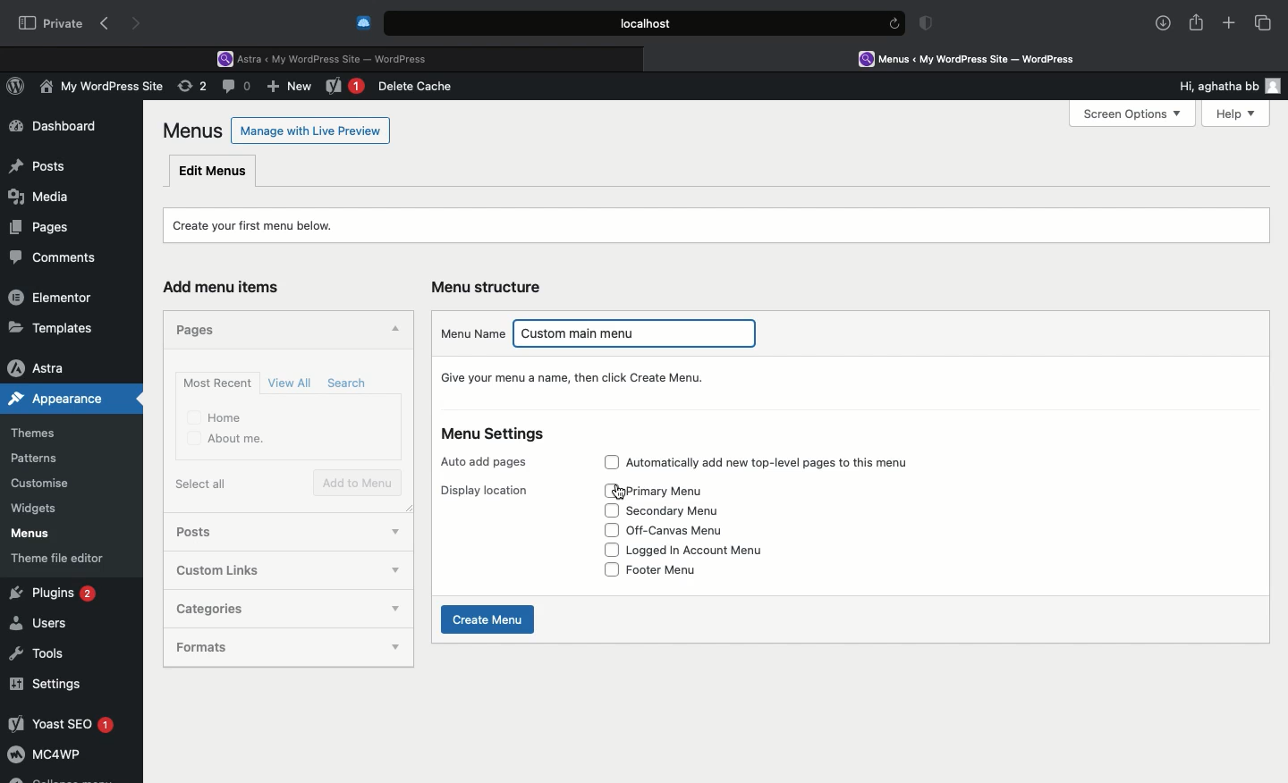  Describe the element at coordinates (611, 491) in the screenshot. I see `Check box` at that location.